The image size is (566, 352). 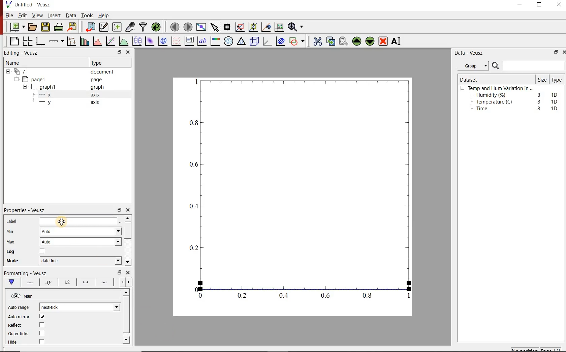 I want to click on 1, so click(x=406, y=297).